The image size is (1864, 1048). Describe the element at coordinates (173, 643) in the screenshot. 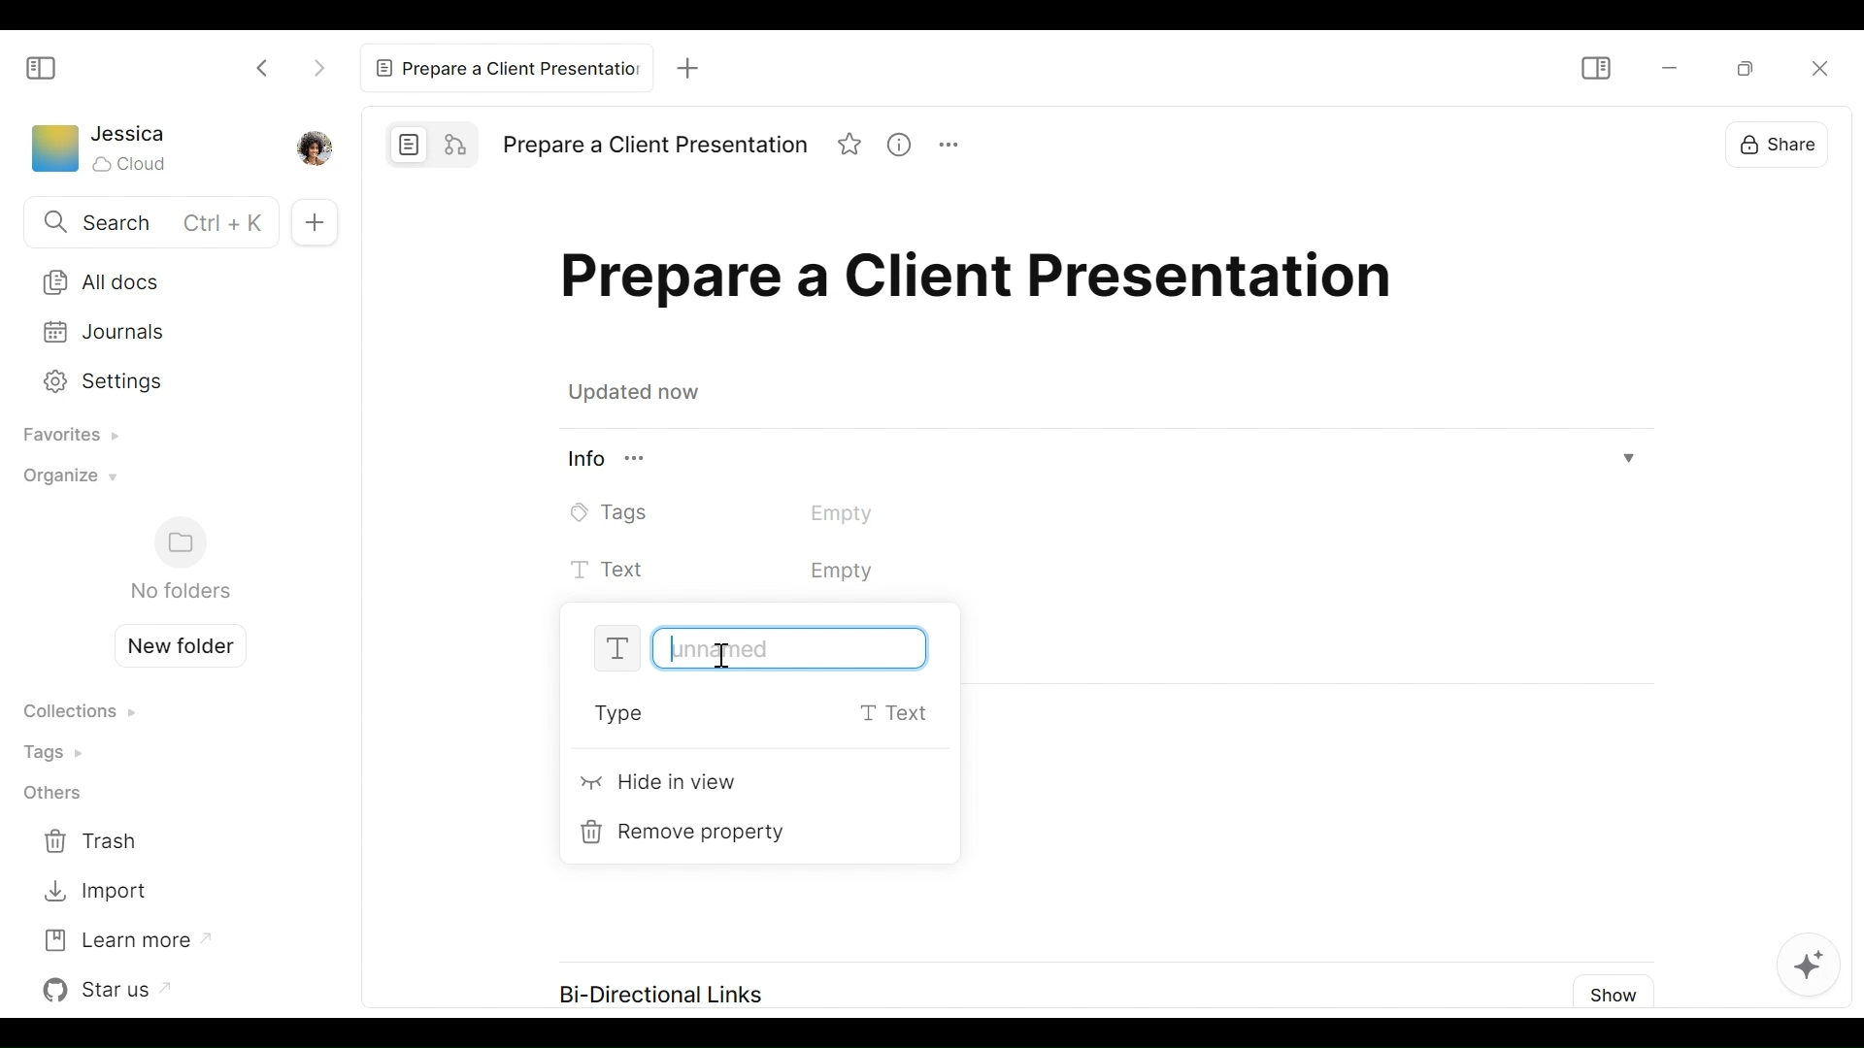

I see `Create new folder` at that location.